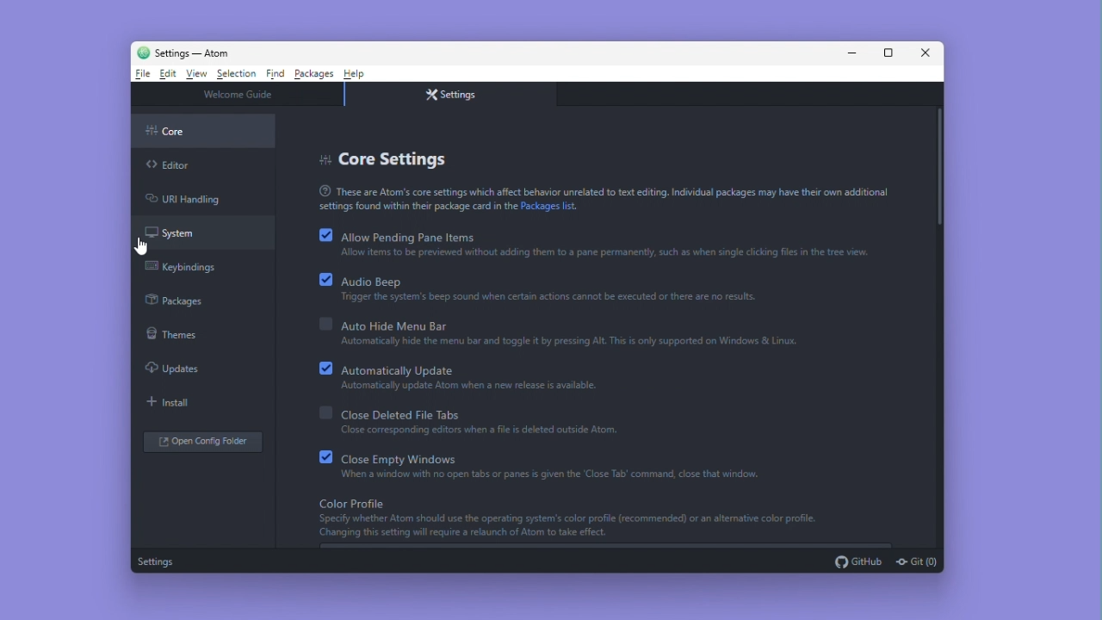 The height and width of the screenshot is (620, 1102). Describe the element at coordinates (856, 53) in the screenshot. I see `Minimise` at that location.